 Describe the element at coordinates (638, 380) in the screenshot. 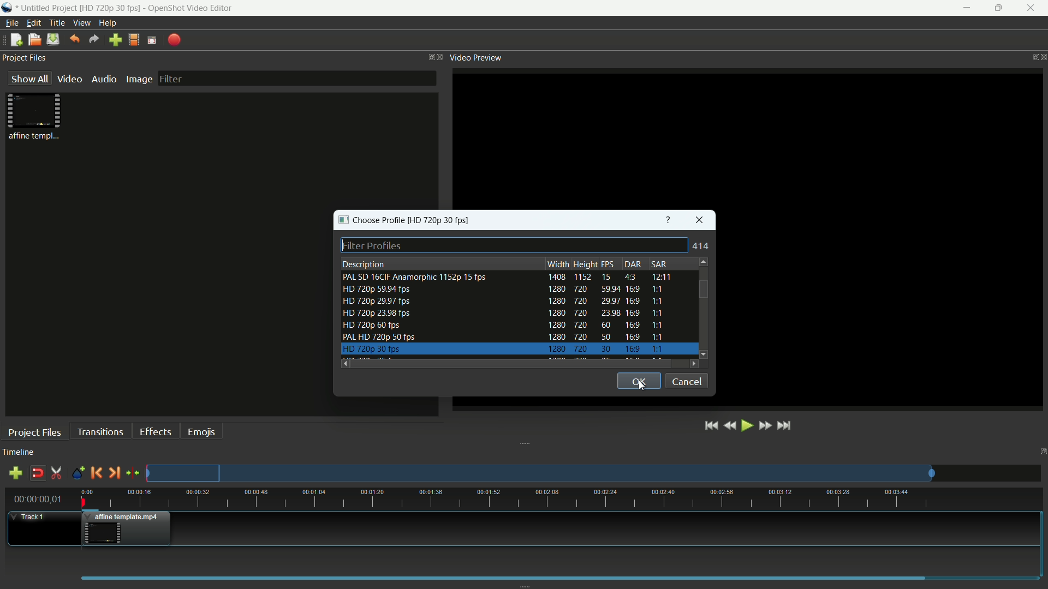

I see `ok` at that location.